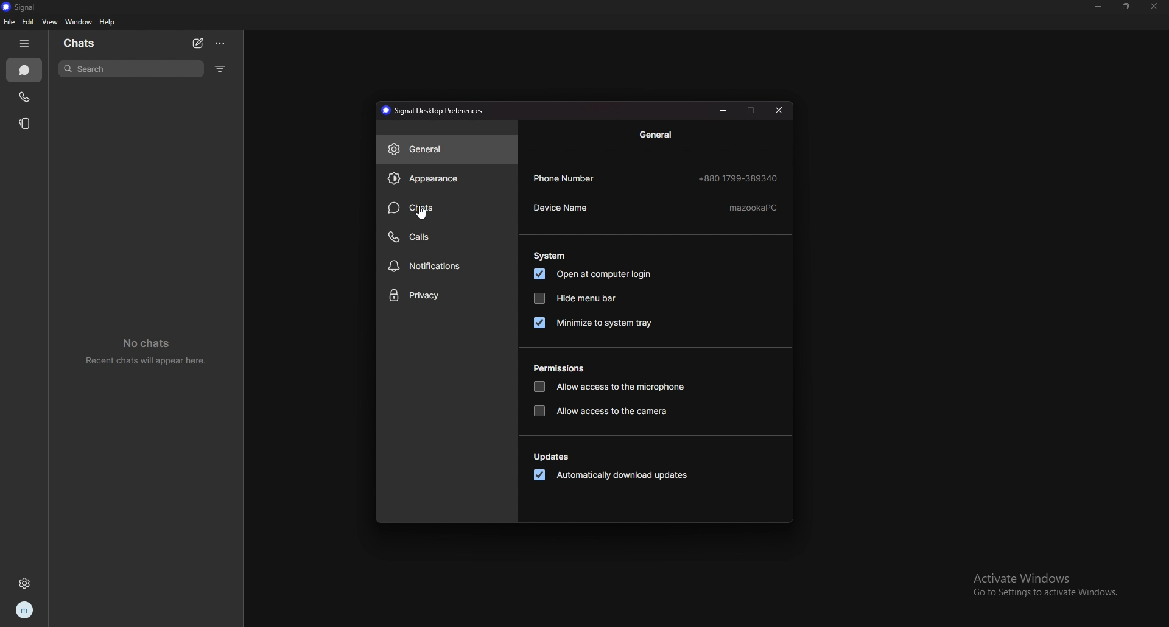 This screenshot has width=1169, height=627. What do you see at coordinates (24, 70) in the screenshot?
I see `chats` at bounding box center [24, 70].